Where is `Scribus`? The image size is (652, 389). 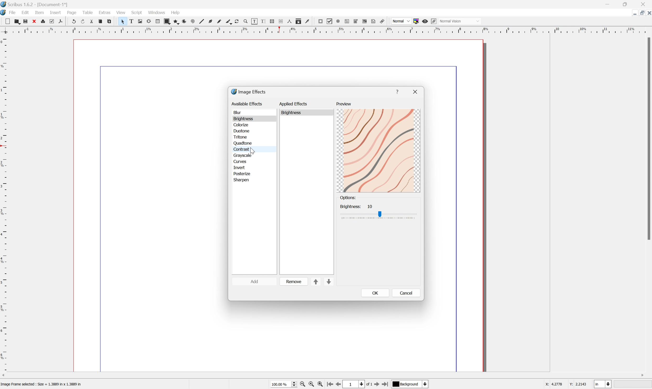
Scribus is located at coordinates (4, 13).